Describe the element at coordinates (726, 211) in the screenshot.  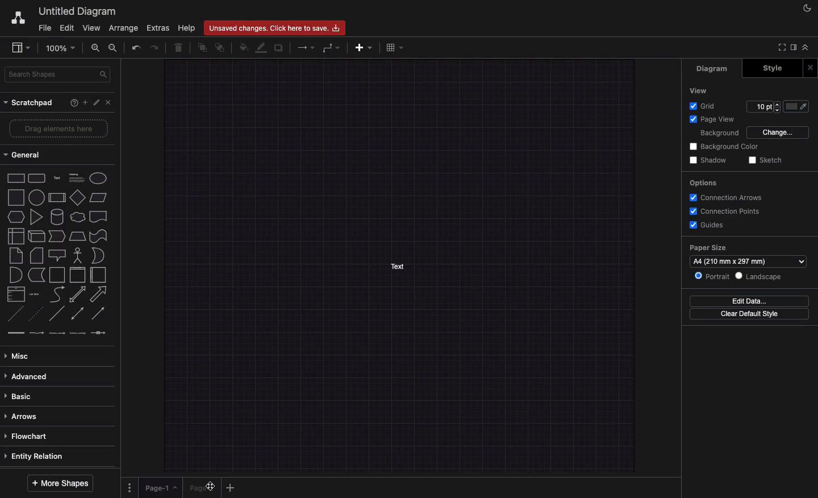
I see `Connection points ` at that location.